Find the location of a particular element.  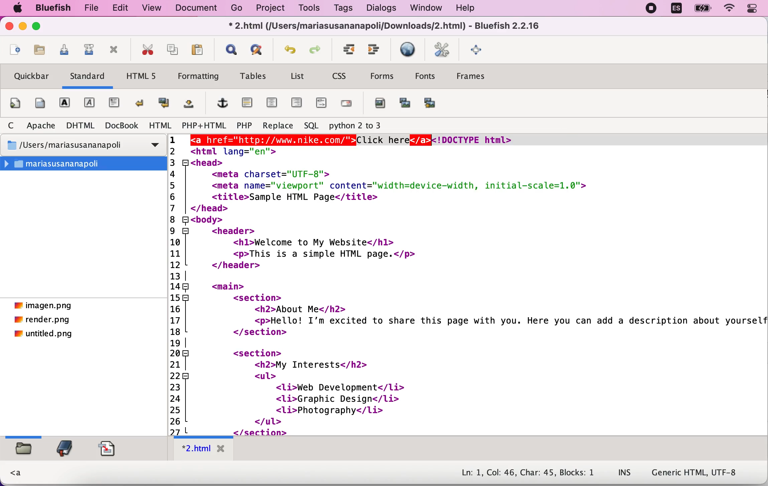

close is located at coordinates (9, 27).